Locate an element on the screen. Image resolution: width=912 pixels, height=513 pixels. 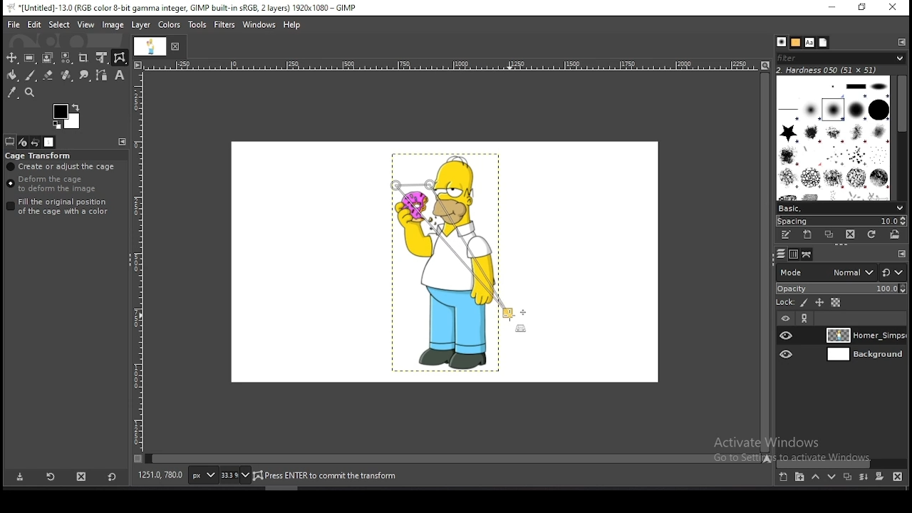
image is located at coordinates (114, 26).